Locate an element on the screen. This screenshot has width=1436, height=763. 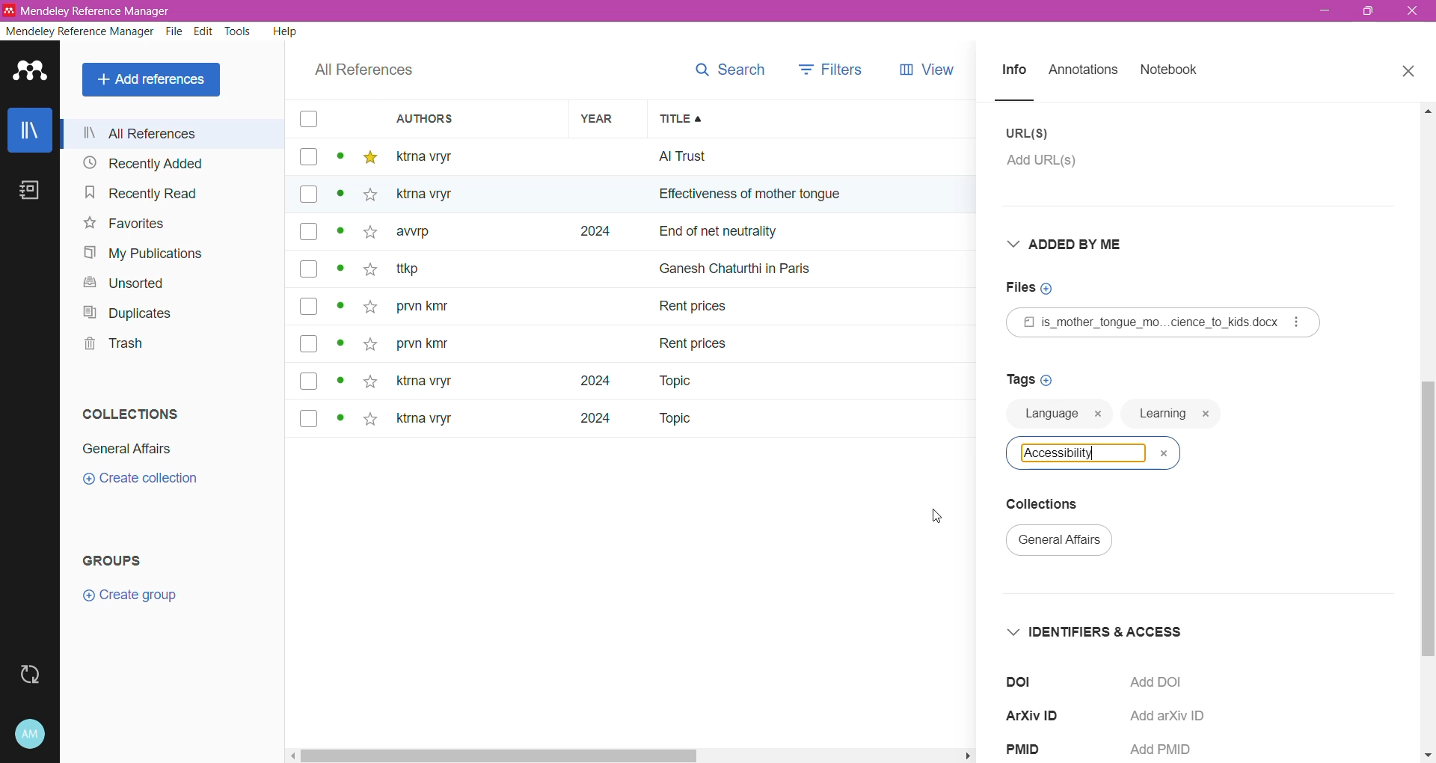
ktna vryt  is located at coordinates (421, 382).